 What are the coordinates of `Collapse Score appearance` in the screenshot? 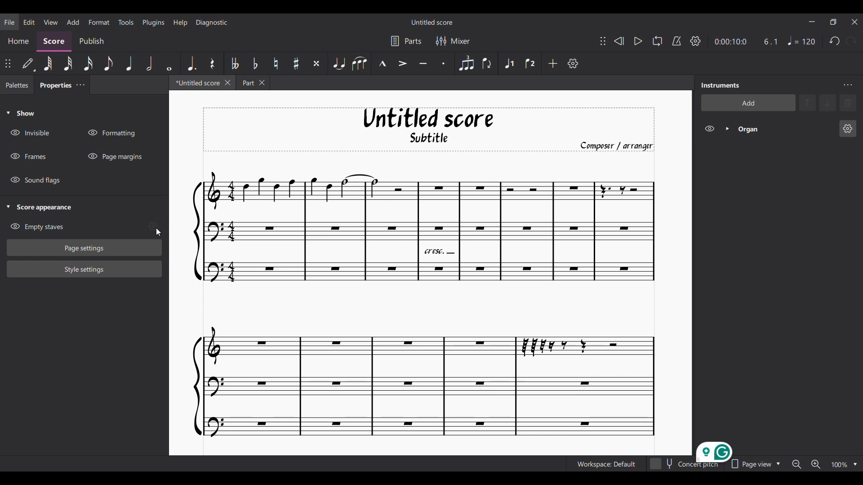 It's located at (40, 208).